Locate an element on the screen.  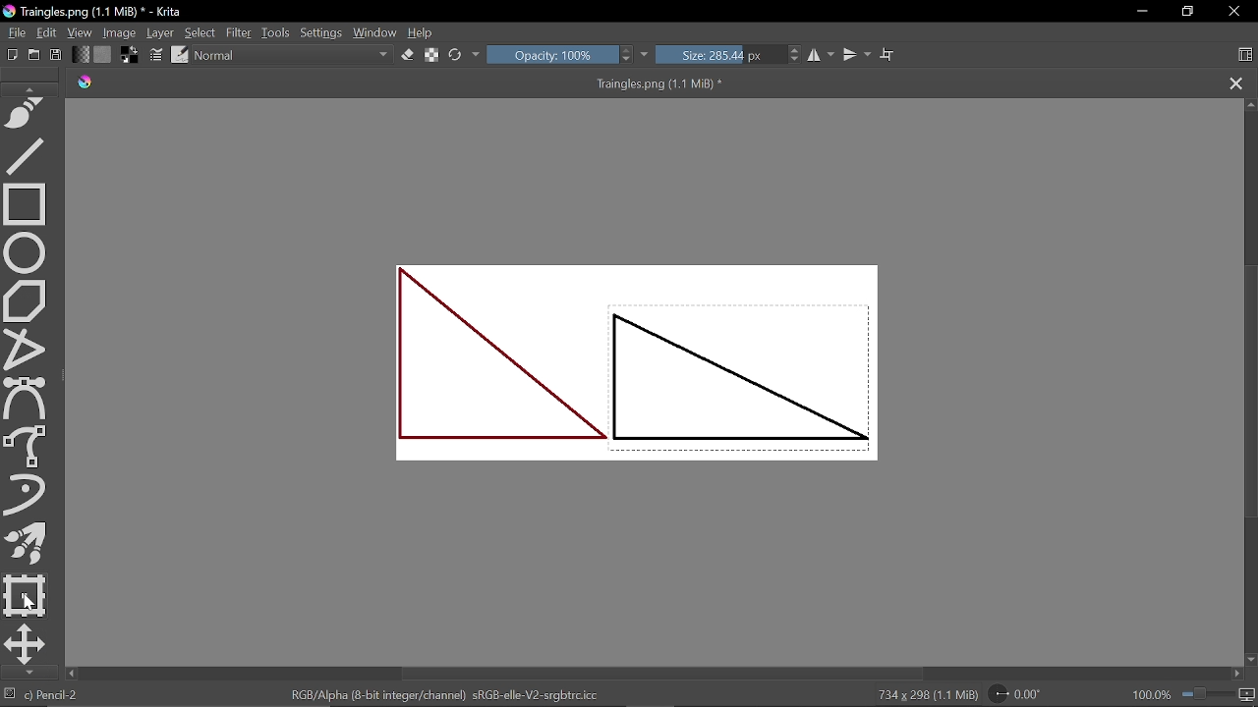
Rotate is located at coordinates (1024, 693).